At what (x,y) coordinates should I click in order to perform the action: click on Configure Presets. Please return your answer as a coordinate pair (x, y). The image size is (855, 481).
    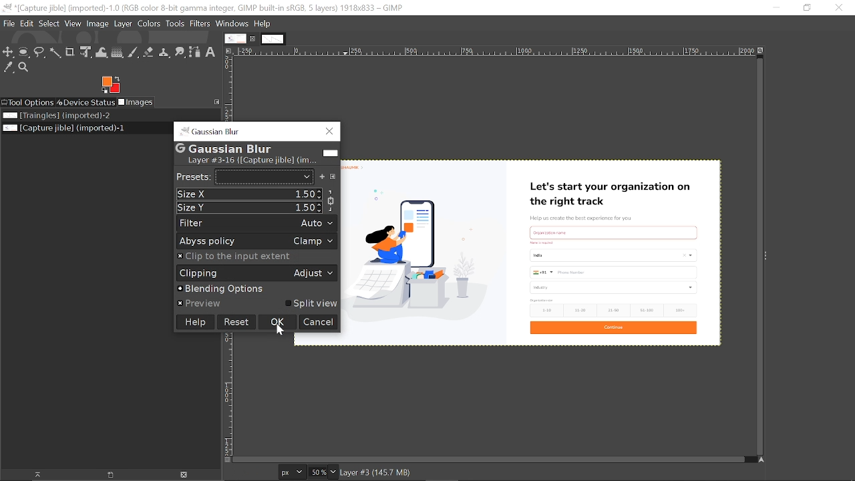
    Looking at the image, I should click on (333, 176).